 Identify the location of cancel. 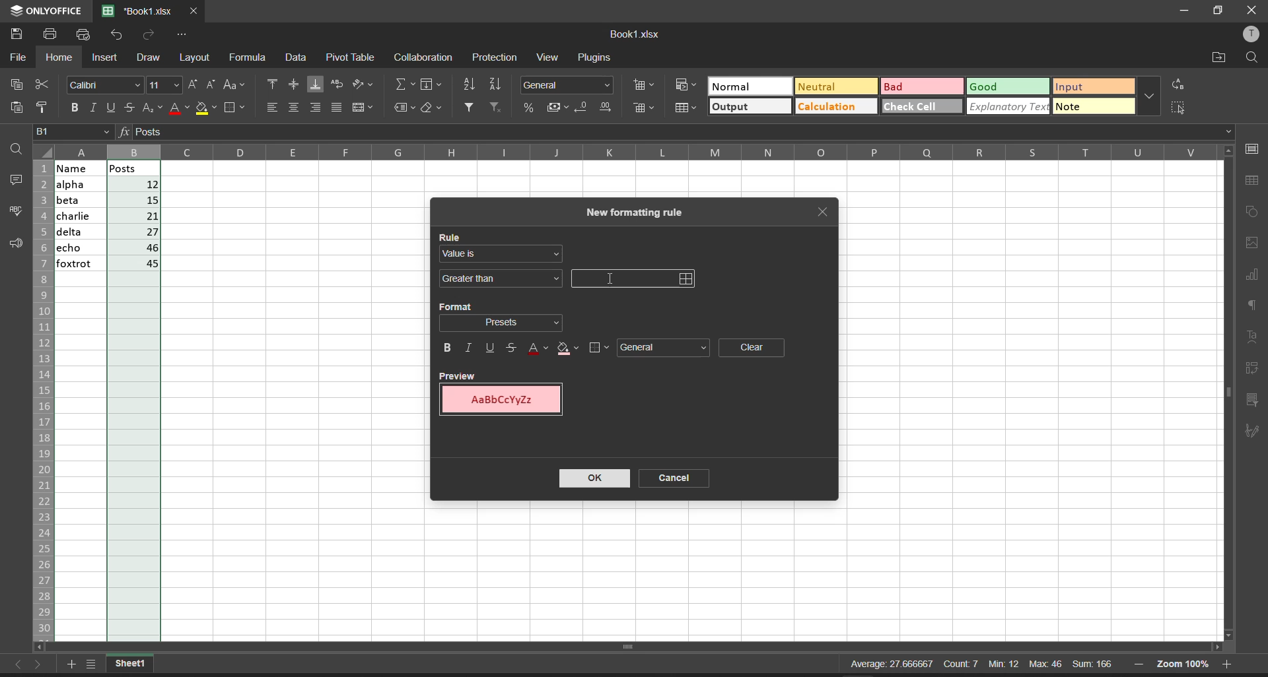
(679, 480).